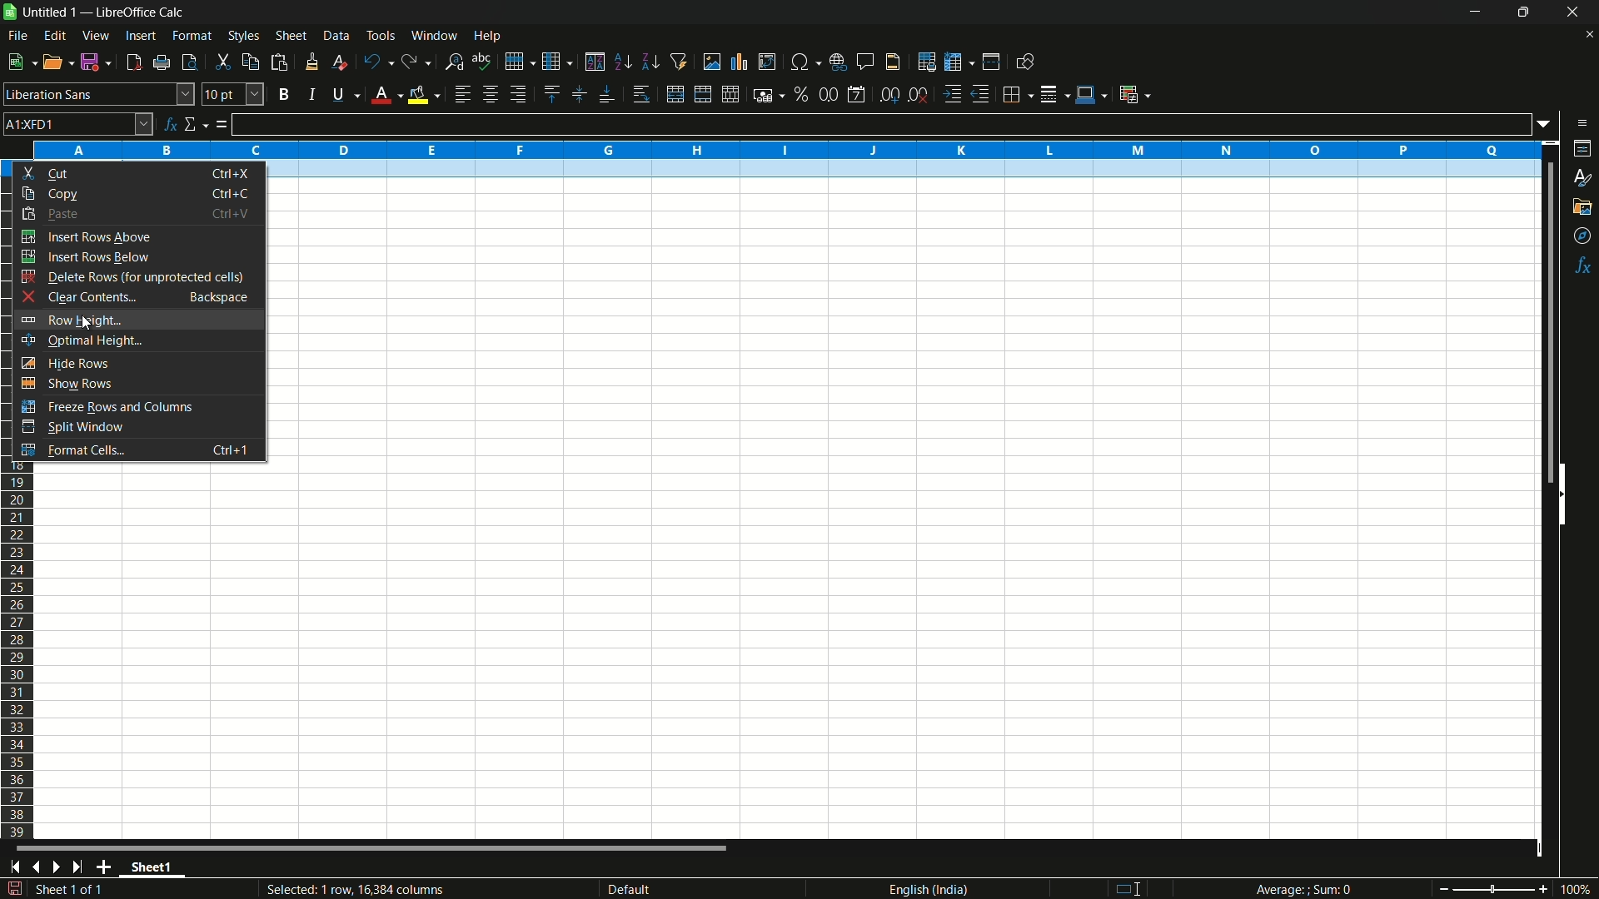 The height and width of the screenshot is (899, 1599). What do you see at coordinates (291, 36) in the screenshot?
I see `sheet menu` at bounding box center [291, 36].